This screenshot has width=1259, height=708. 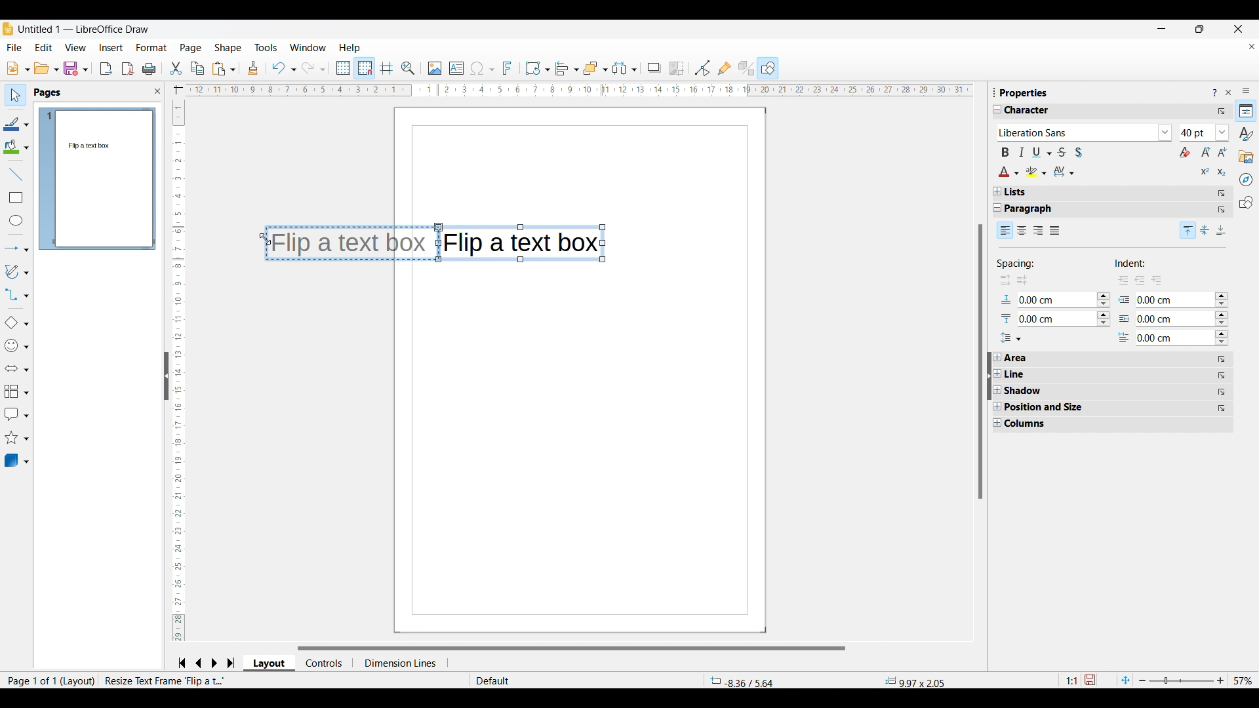 What do you see at coordinates (49, 93) in the screenshot?
I see `Sidebar title` at bounding box center [49, 93].